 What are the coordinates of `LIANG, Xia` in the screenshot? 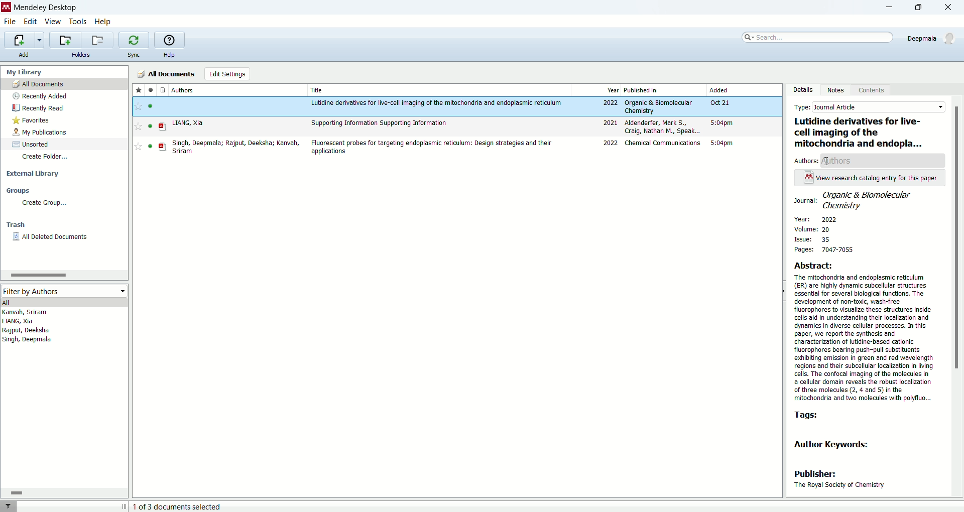 It's located at (188, 123).